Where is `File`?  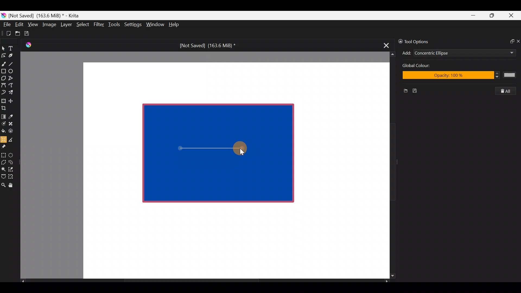
File is located at coordinates (5, 26).